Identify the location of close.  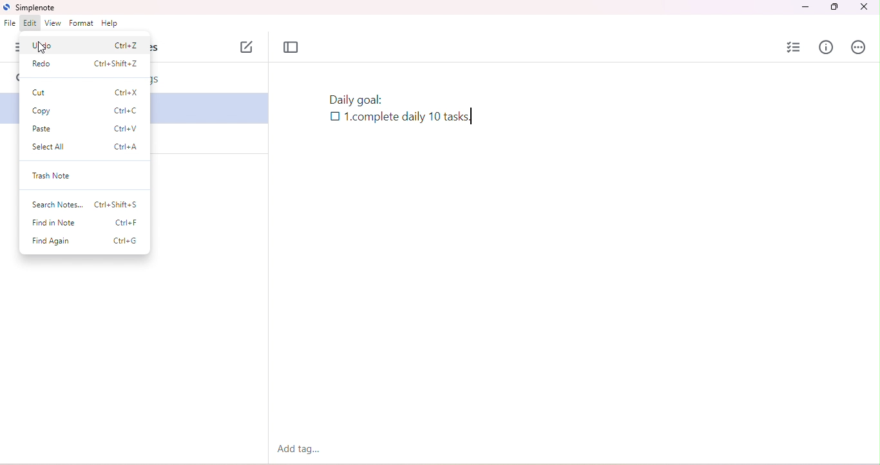
(863, 6).